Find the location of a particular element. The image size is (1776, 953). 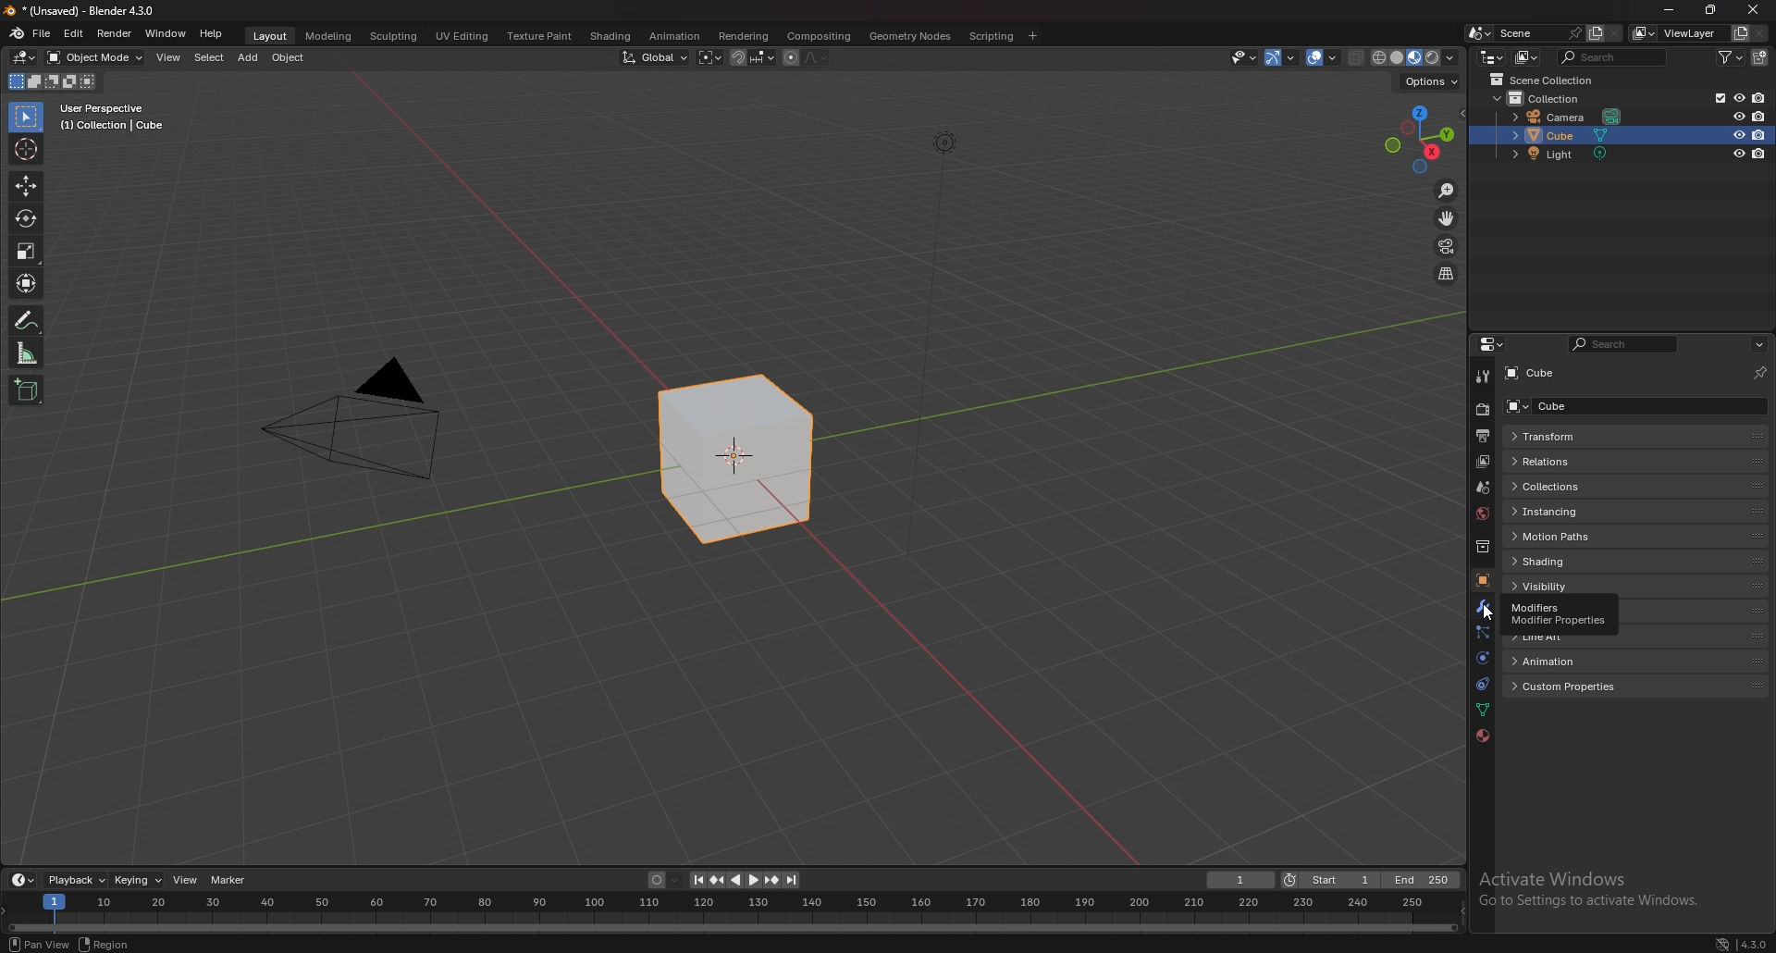

toggle xray is located at coordinates (1358, 57).